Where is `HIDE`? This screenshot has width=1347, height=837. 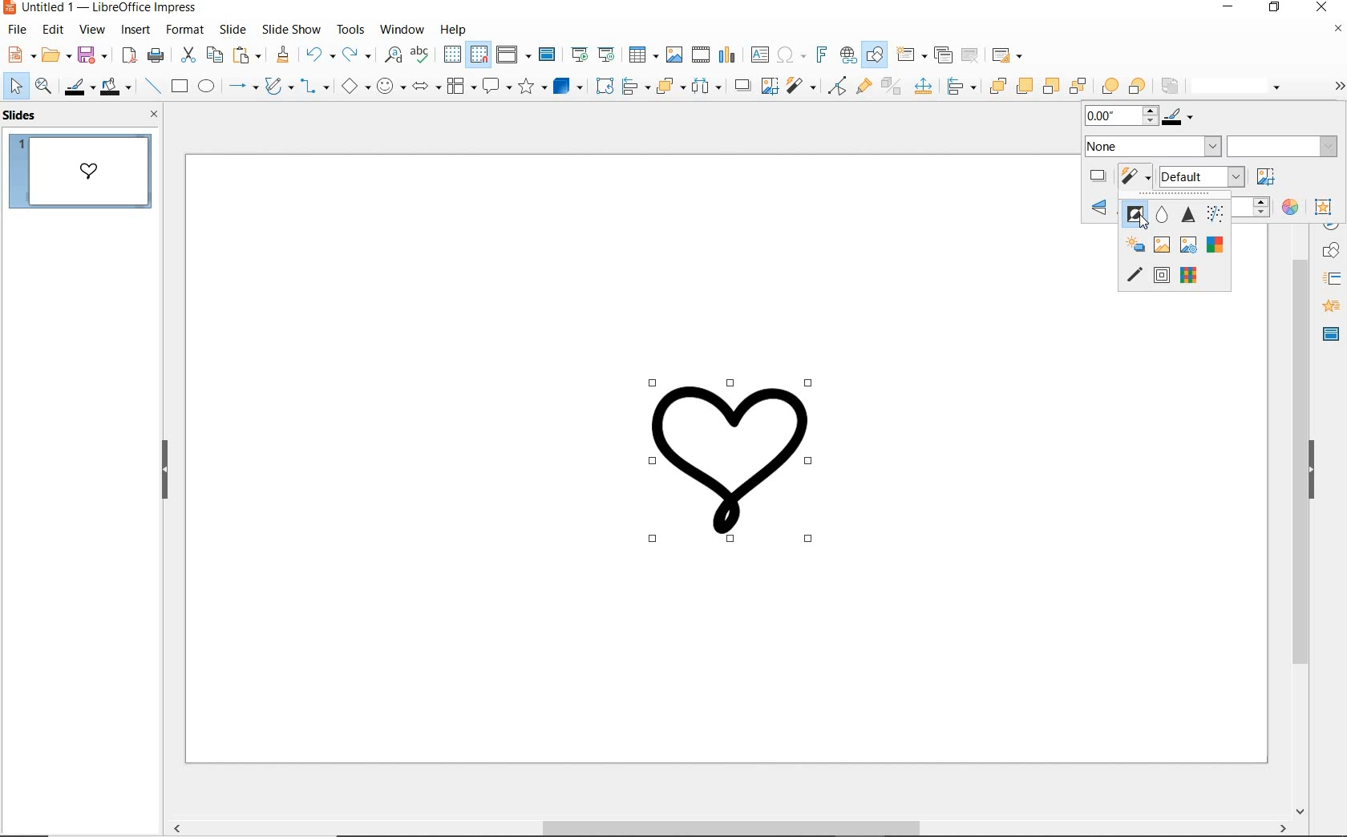 HIDE is located at coordinates (1313, 471).